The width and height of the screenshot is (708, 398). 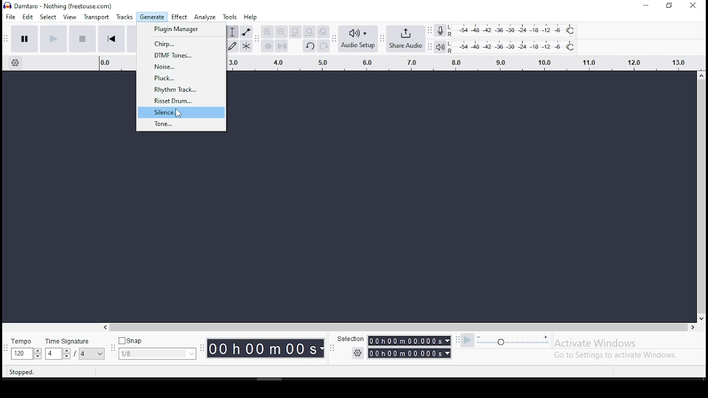 I want to click on envelope tool, so click(x=247, y=32).